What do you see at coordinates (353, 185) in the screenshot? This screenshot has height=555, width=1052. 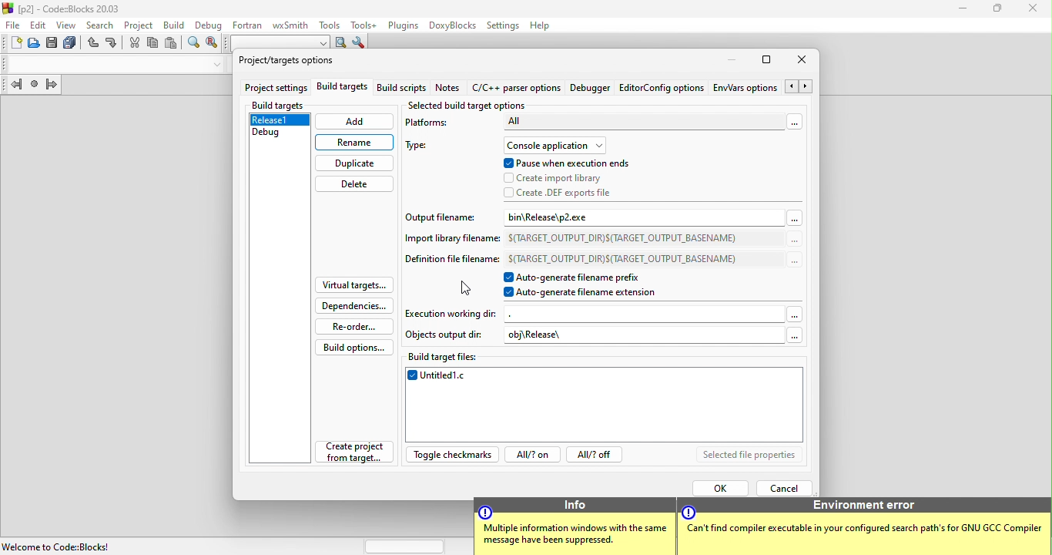 I see `delete` at bounding box center [353, 185].